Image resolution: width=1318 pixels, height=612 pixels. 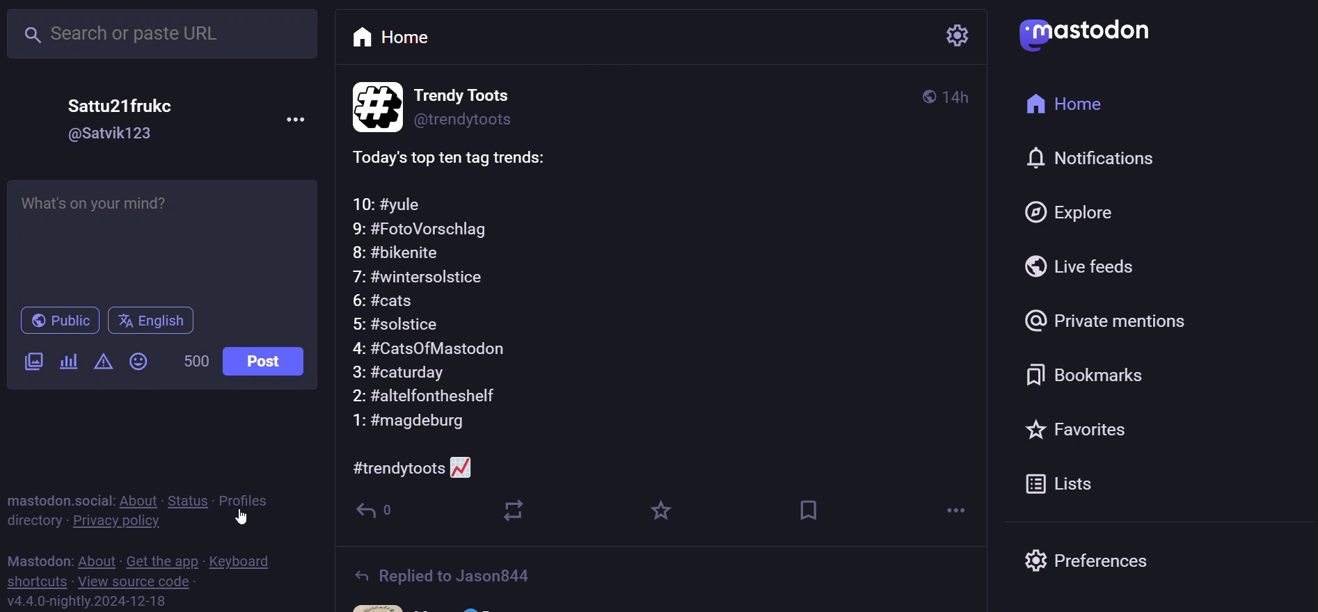 What do you see at coordinates (1106, 32) in the screenshot?
I see `Mastodon` at bounding box center [1106, 32].